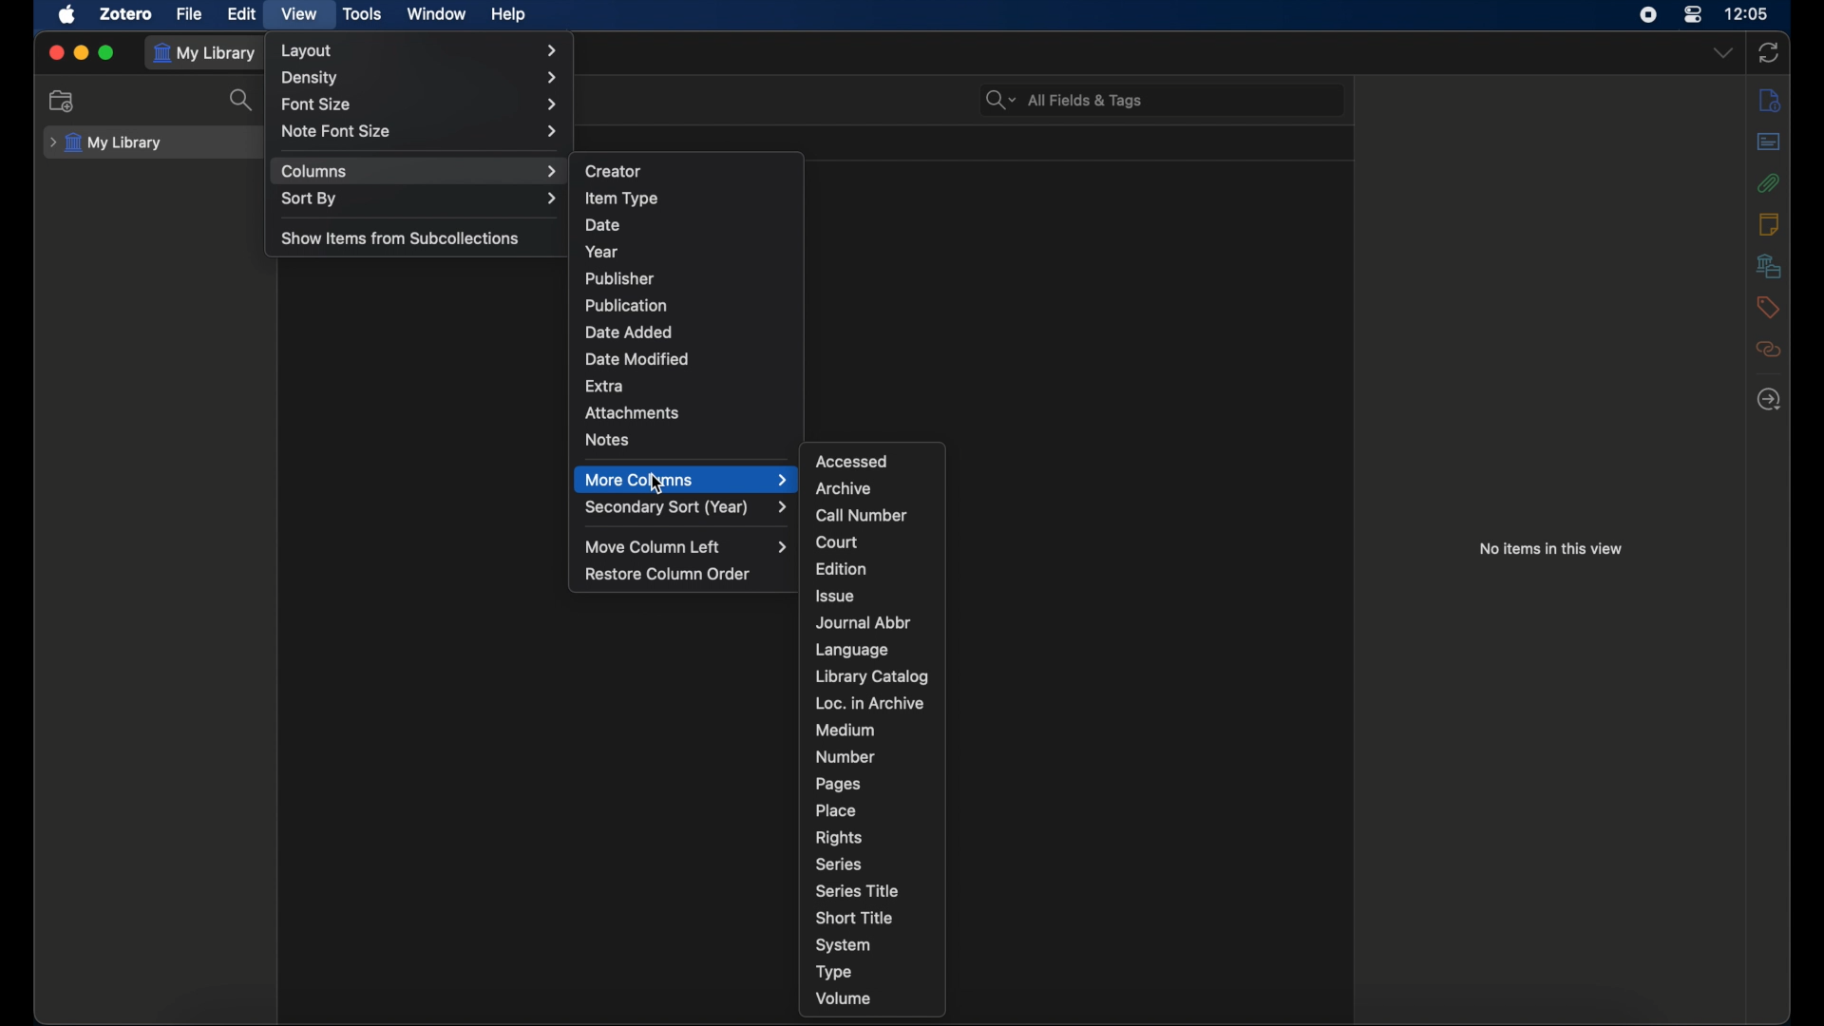  Describe the element at coordinates (838, 838) in the screenshot. I see `rights` at that location.